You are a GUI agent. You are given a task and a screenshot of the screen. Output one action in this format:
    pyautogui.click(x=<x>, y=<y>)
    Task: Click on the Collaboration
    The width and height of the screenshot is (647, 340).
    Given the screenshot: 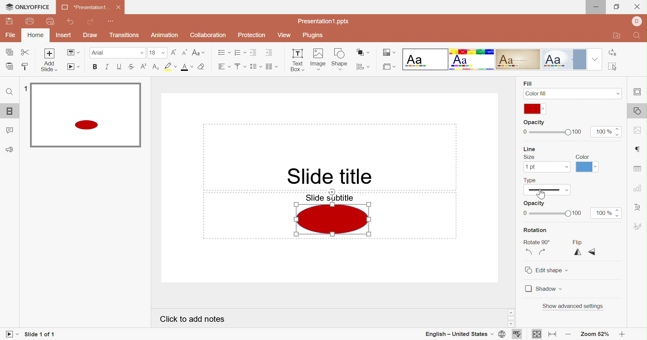 What is the action you would take?
    pyautogui.click(x=208, y=35)
    